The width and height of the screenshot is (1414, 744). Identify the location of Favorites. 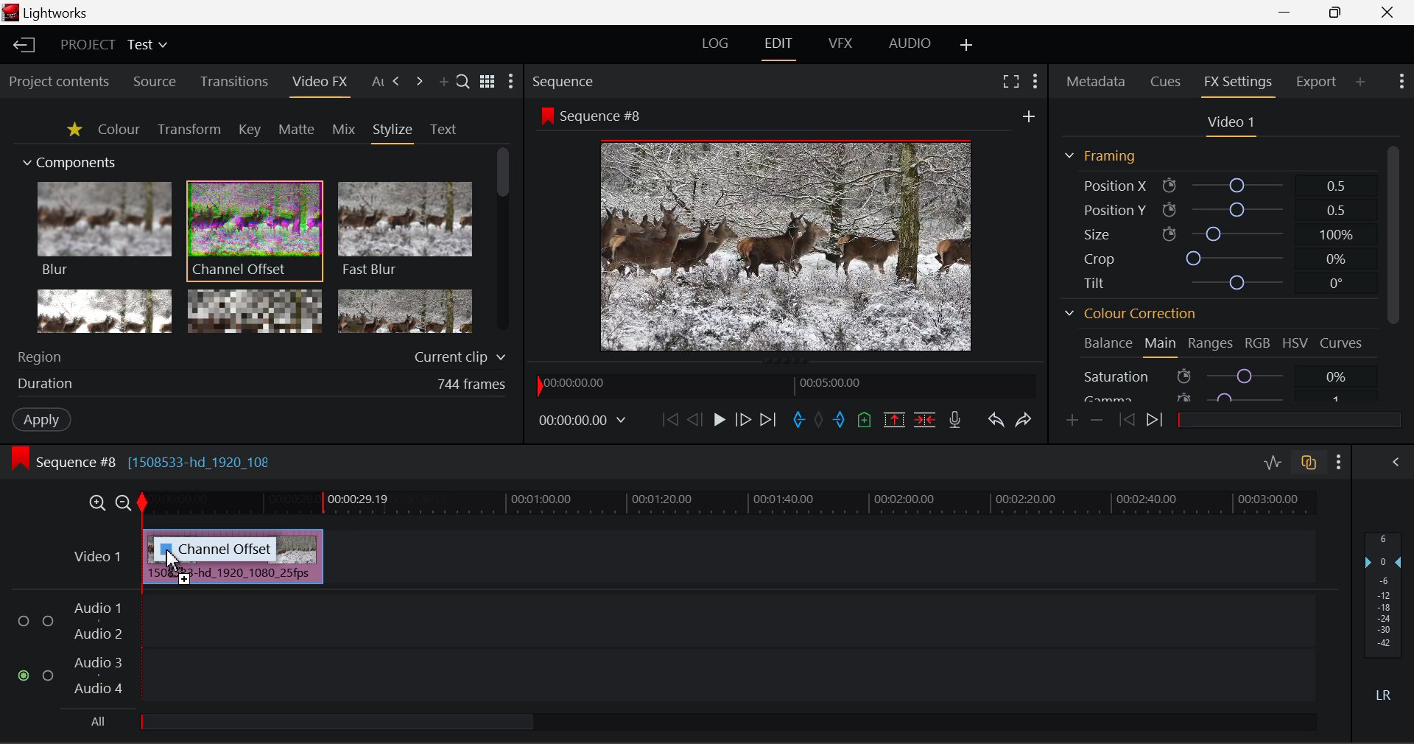
(74, 131).